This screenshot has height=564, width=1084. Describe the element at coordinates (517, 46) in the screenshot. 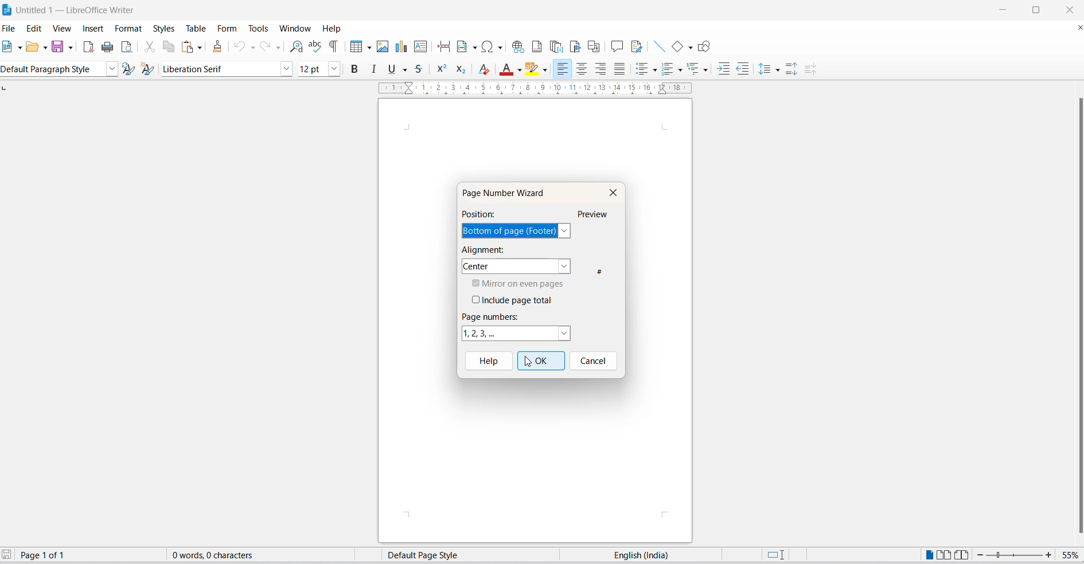

I see `insert hyperlink` at that location.